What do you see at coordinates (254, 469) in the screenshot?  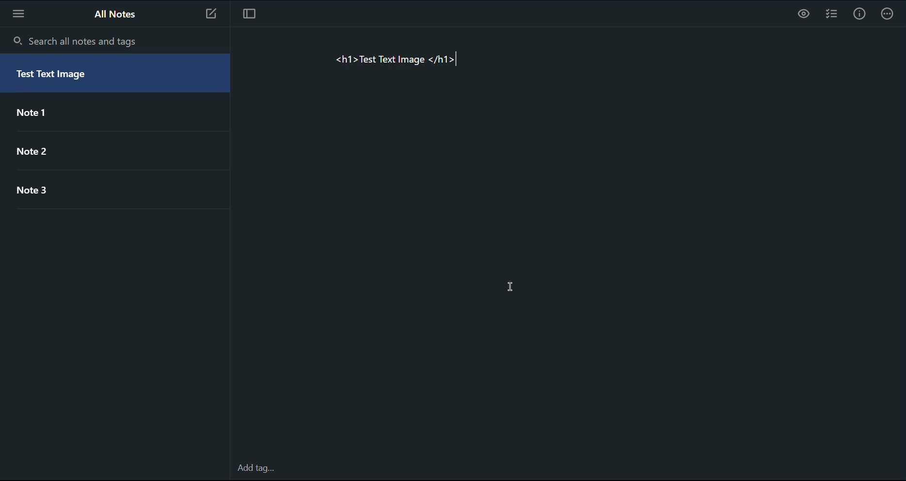 I see `Add tag` at bounding box center [254, 469].